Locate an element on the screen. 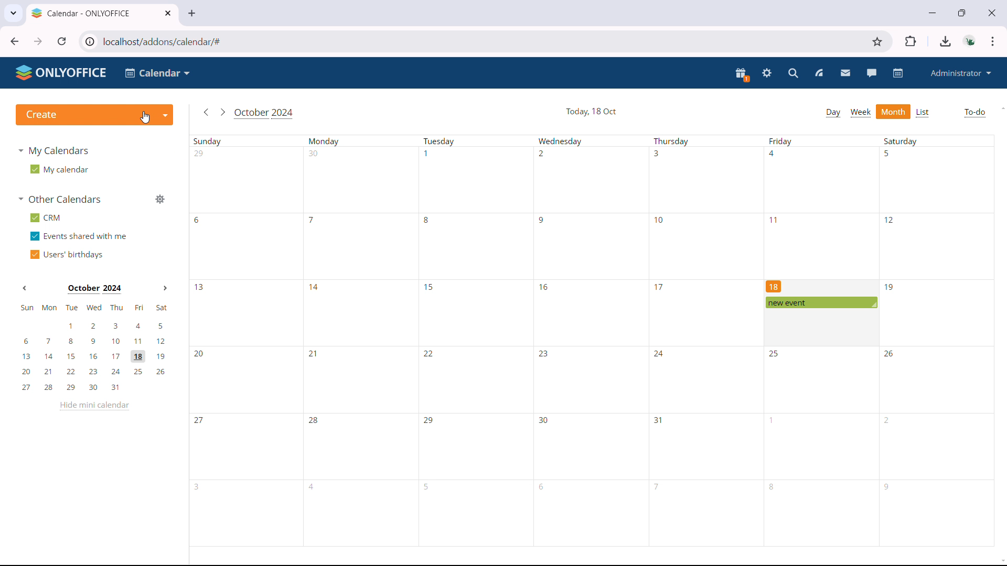  to-do is located at coordinates (974, 113).